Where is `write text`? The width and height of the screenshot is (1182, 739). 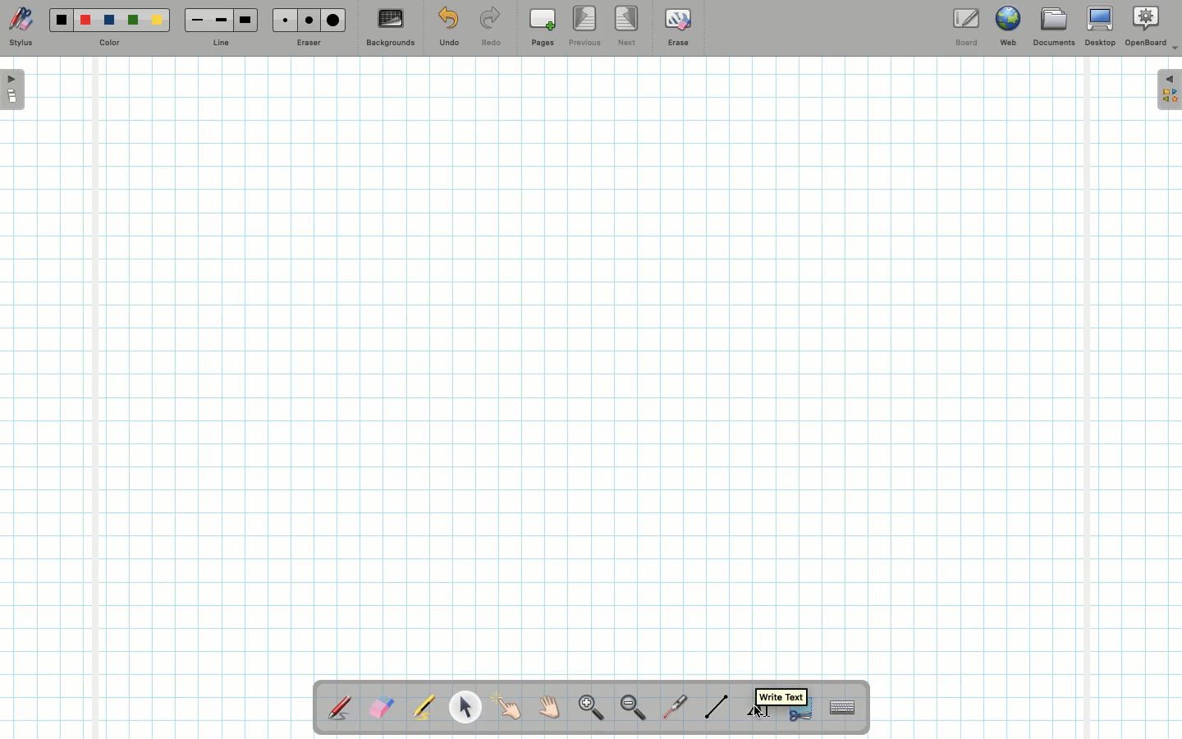 write text is located at coordinates (782, 696).